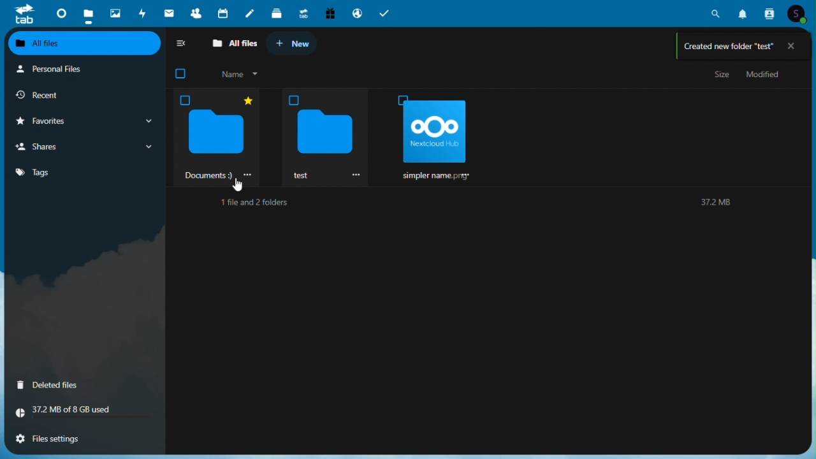 The image size is (816, 459). Describe the element at coordinates (235, 76) in the screenshot. I see `Name ` at that location.